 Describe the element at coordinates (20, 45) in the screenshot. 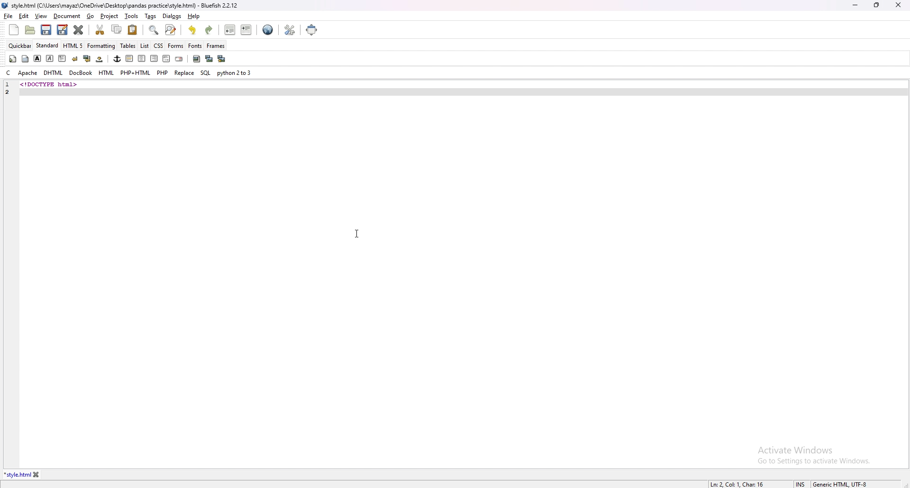

I see `quickbar` at that location.